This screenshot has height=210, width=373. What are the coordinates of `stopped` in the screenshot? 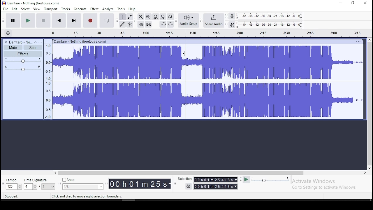 It's located at (10, 196).